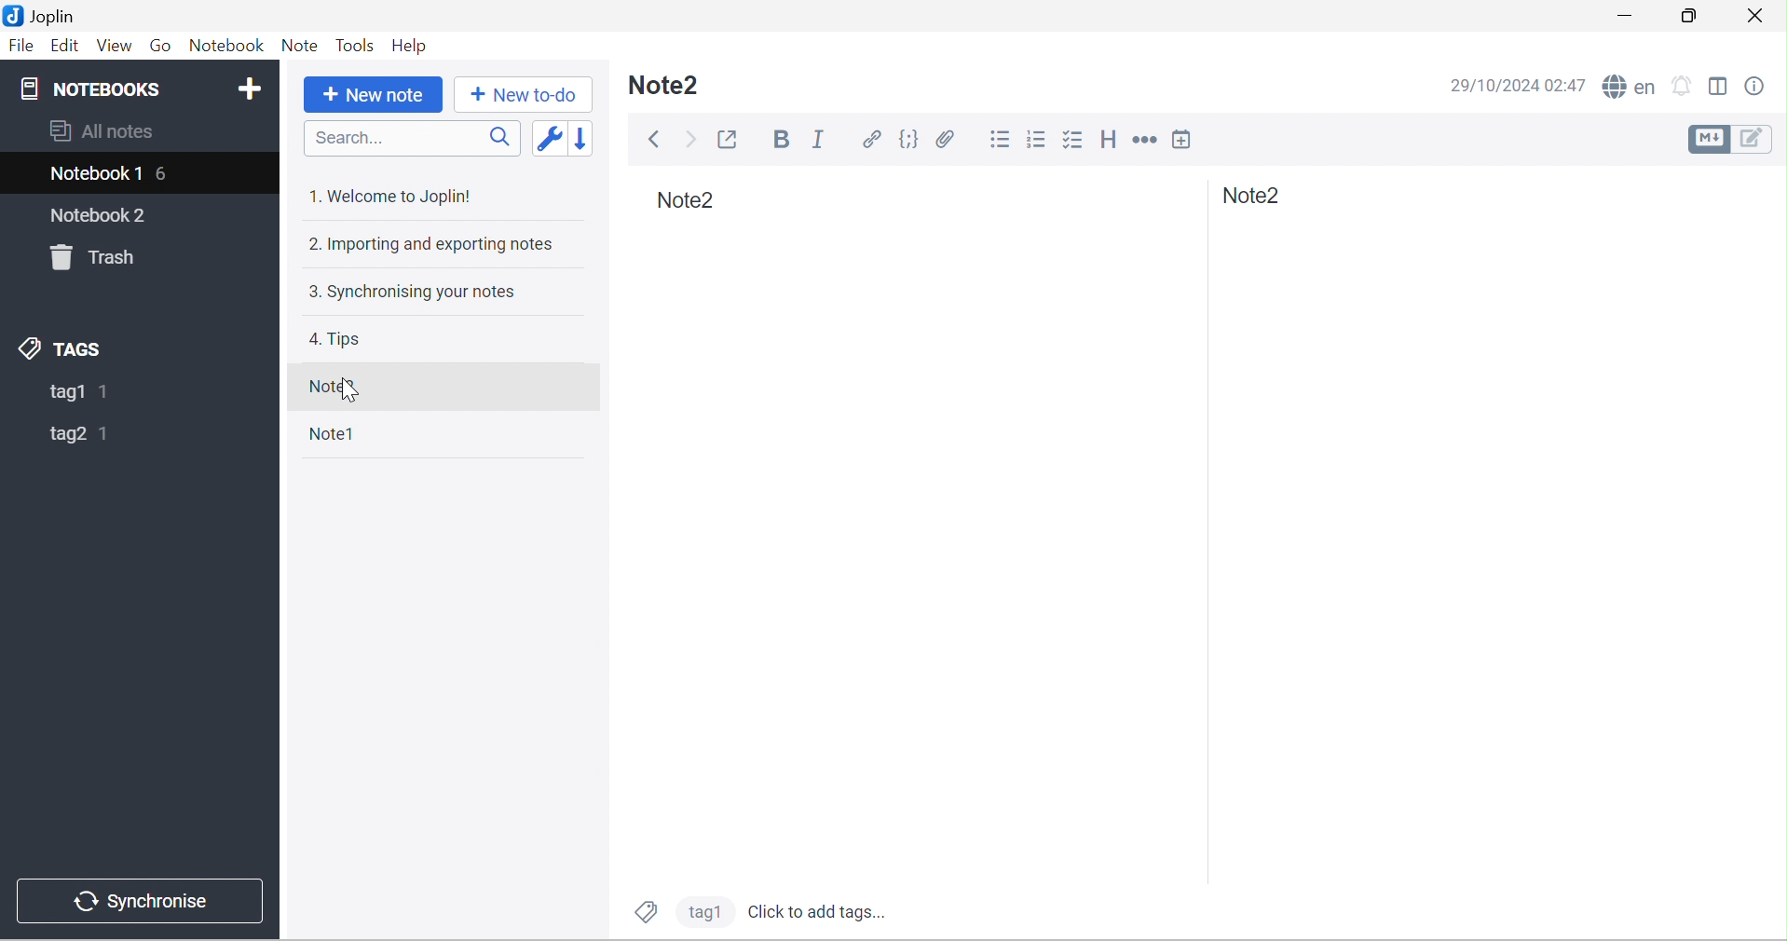 This screenshot has width=1787, height=941. What do you see at coordinates (167, 173) in the screenshot?
I see `6` at bounding box center [167, 173].